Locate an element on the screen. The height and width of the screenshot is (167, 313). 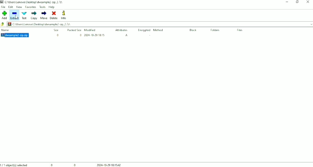
C:\Users\Lenovo\Desktop\dwsample2-zip_2.7z is located at coordinates (39, 24).